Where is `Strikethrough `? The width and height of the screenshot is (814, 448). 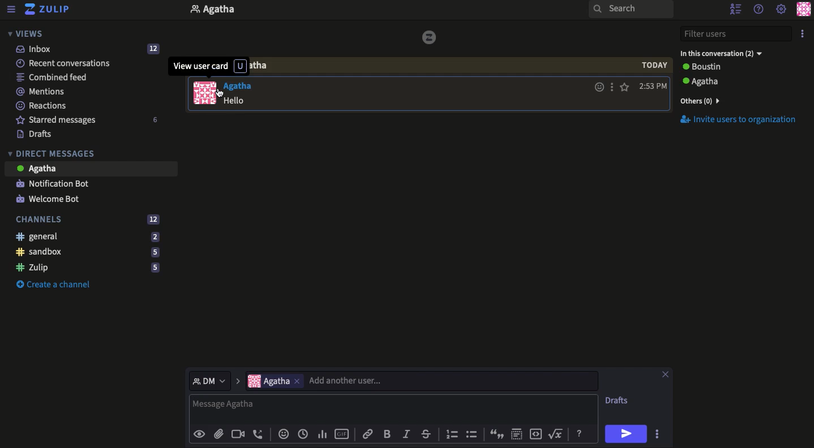 Strikethrough  is located at coordinates (428, 433).